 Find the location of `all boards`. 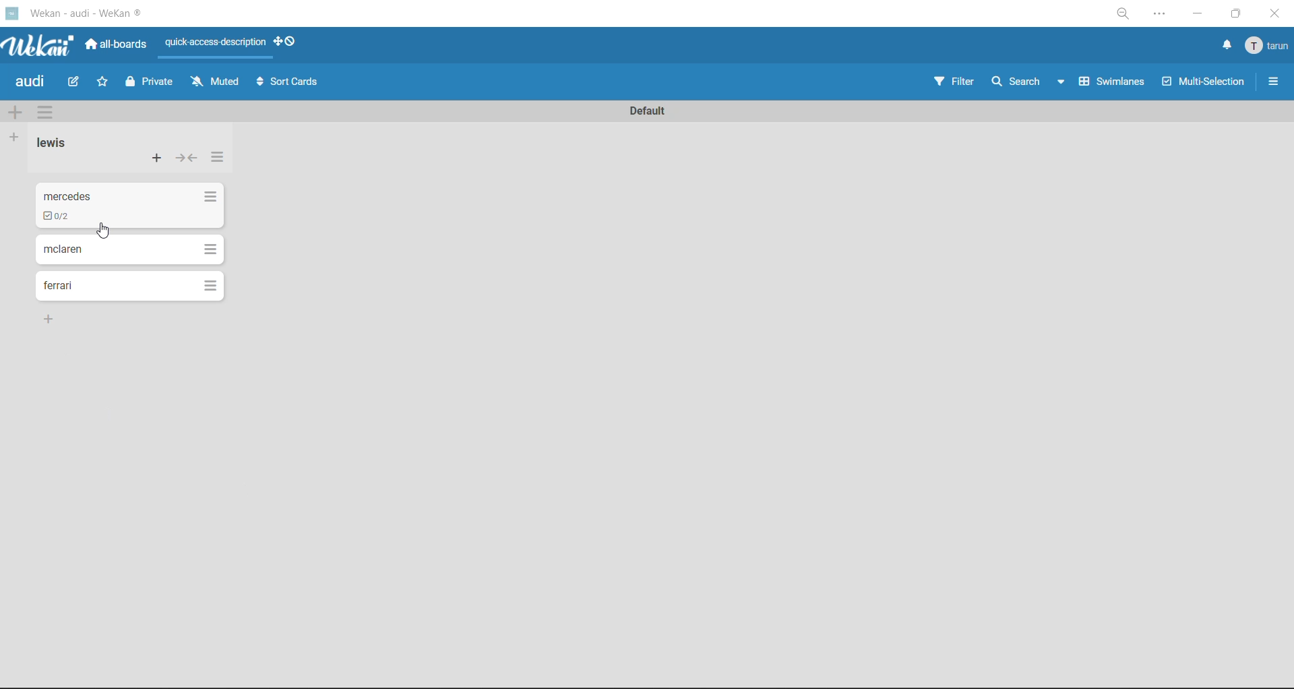

all boards is located at coordinates (117, 45).